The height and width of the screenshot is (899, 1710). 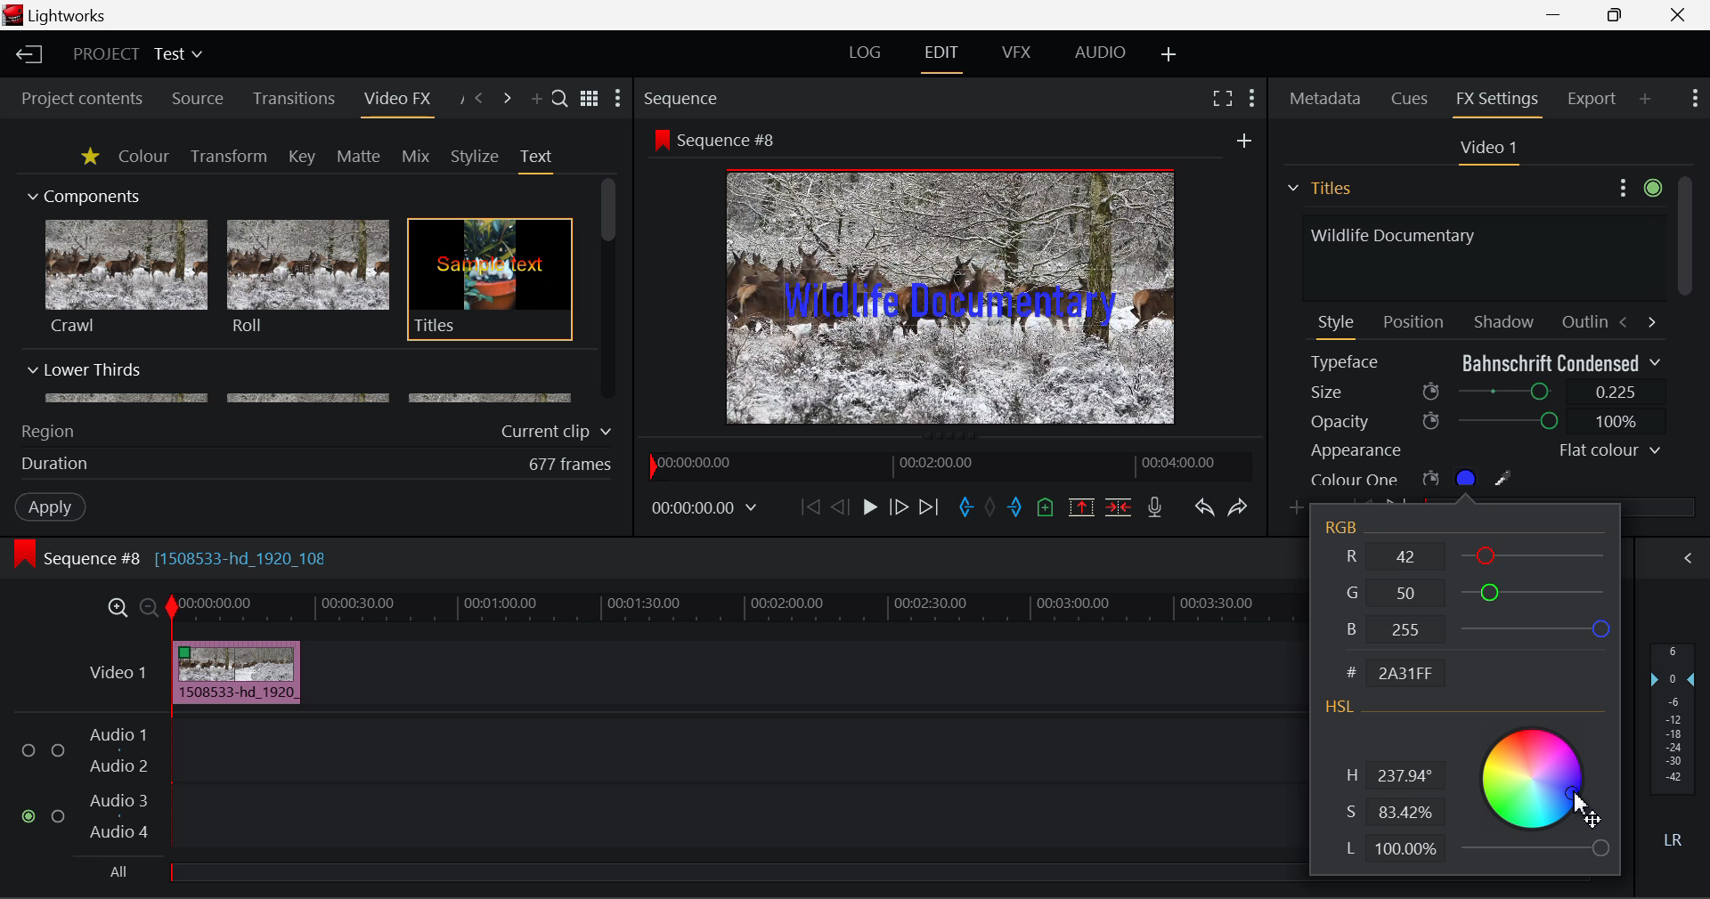 I want to click on Audio Input, so click(x=730, y=786).